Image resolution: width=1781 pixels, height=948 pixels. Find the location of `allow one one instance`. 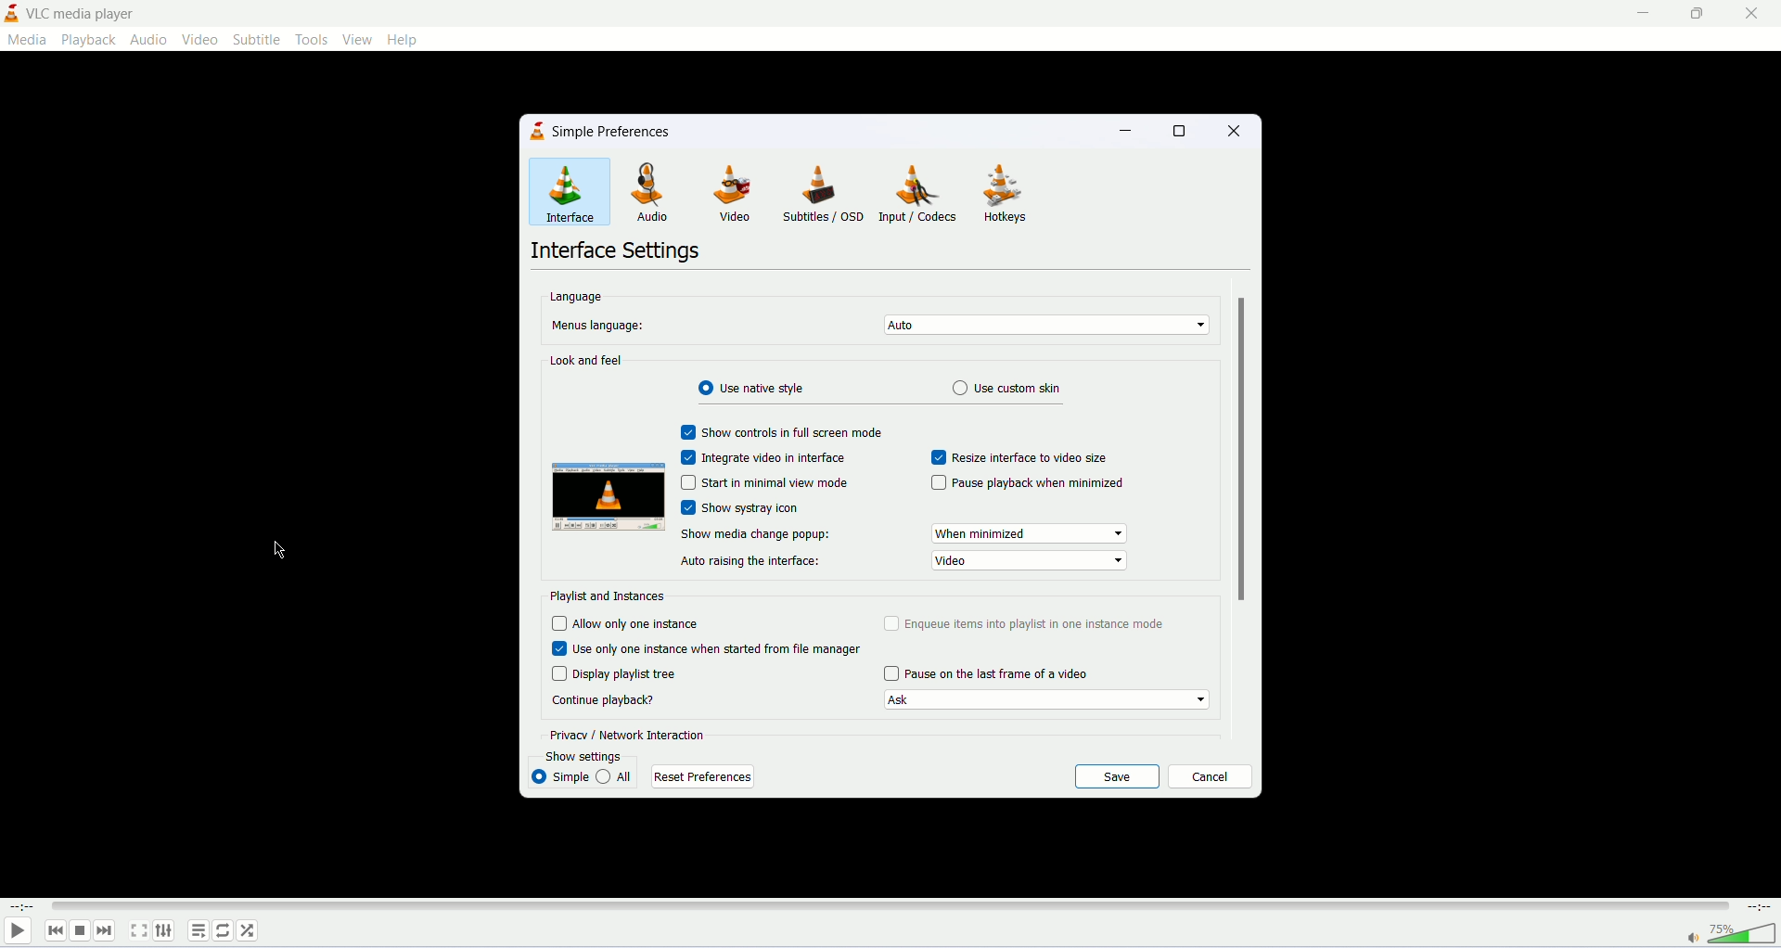

allow one one instance is located at coordinates (639, 623).